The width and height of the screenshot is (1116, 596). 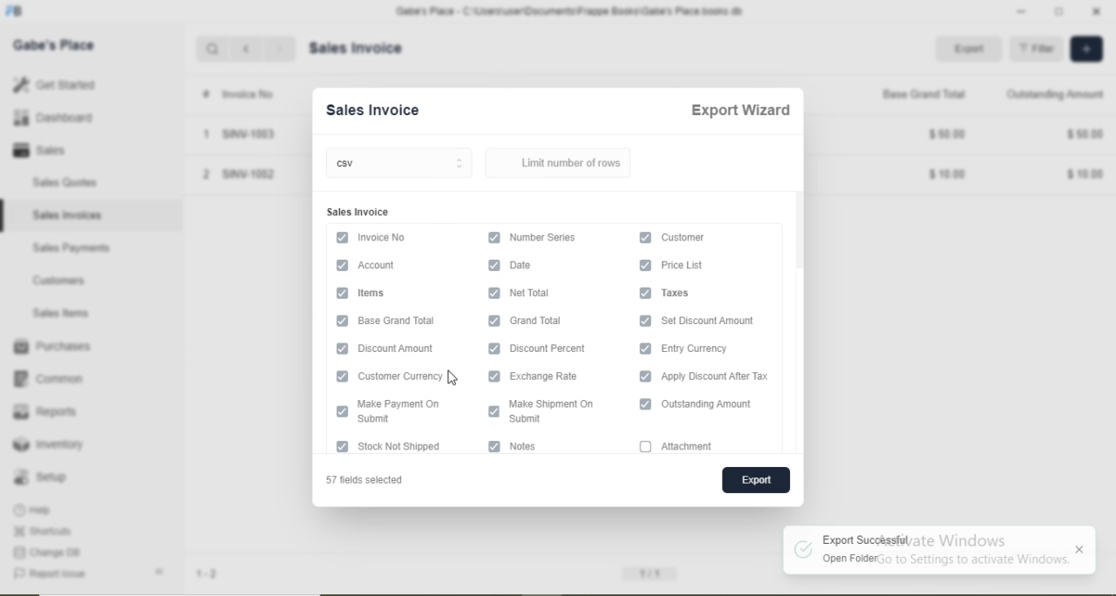 I want to click on Shortcuts, so click(x=48, y=532).